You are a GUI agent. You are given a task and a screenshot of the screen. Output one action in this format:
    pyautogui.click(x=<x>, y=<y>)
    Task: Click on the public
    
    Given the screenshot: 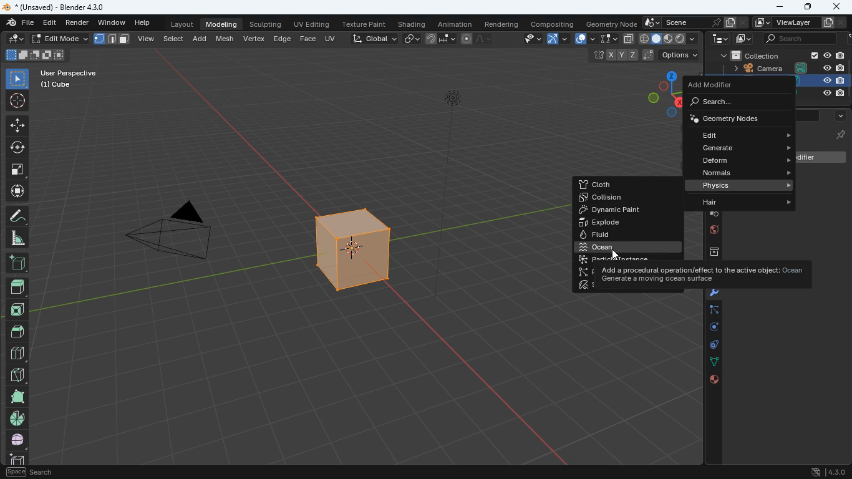 What is the action you would take?
    pyautogui.click(x=714, y=380)
    